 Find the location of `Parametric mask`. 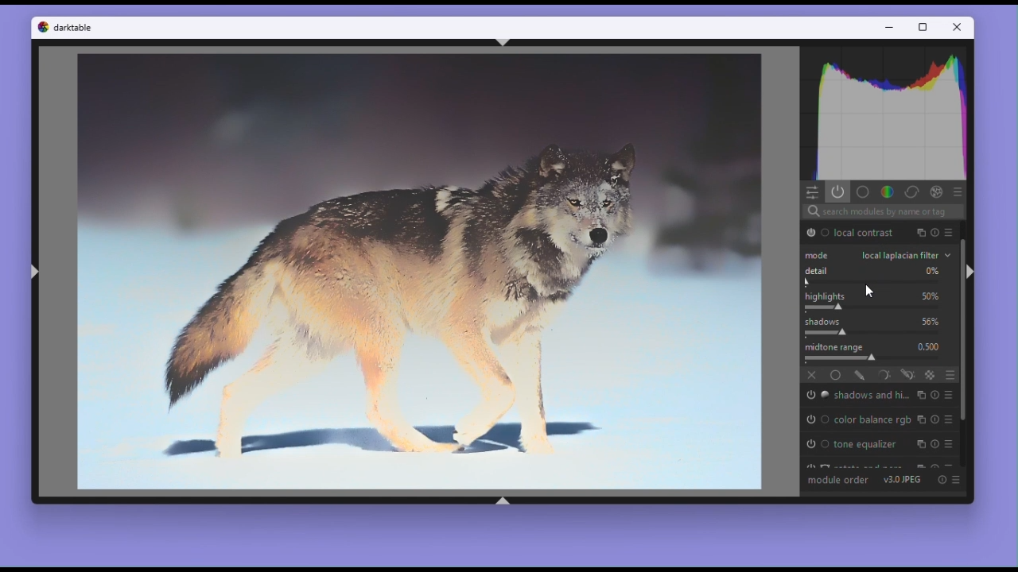

Parametric mask is located at coordinates (883, 376).